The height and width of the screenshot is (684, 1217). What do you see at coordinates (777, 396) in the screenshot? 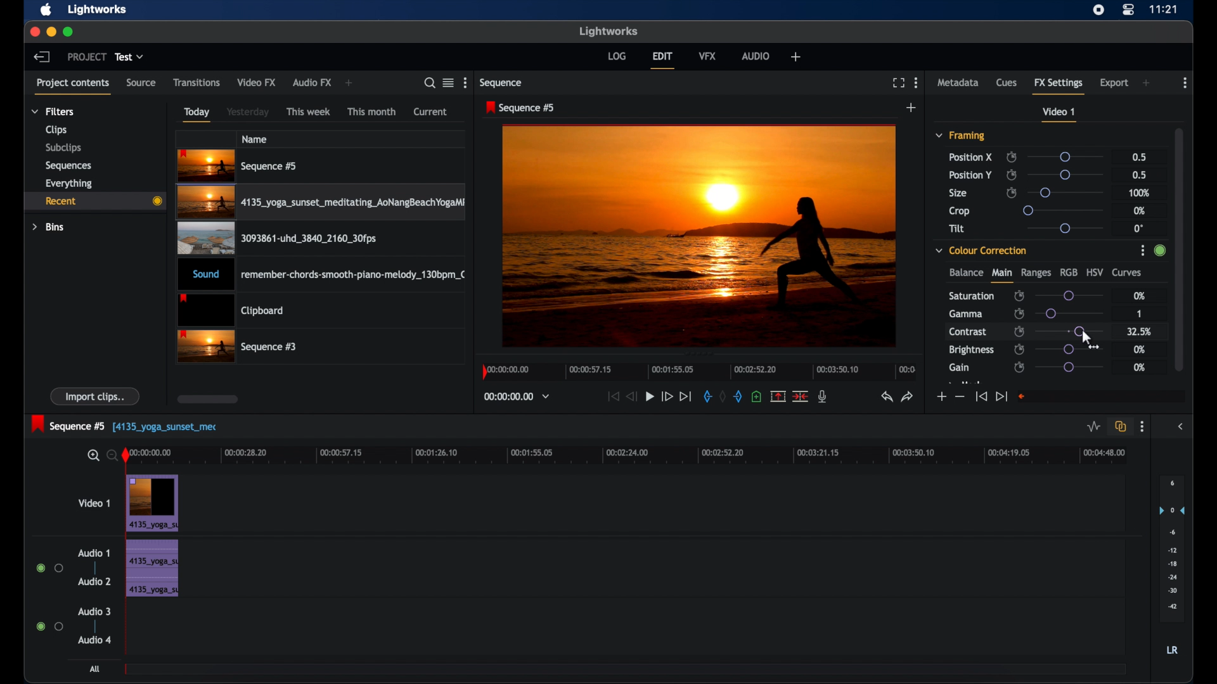
I see `remove the marked section` at bounding box center [777, 396].